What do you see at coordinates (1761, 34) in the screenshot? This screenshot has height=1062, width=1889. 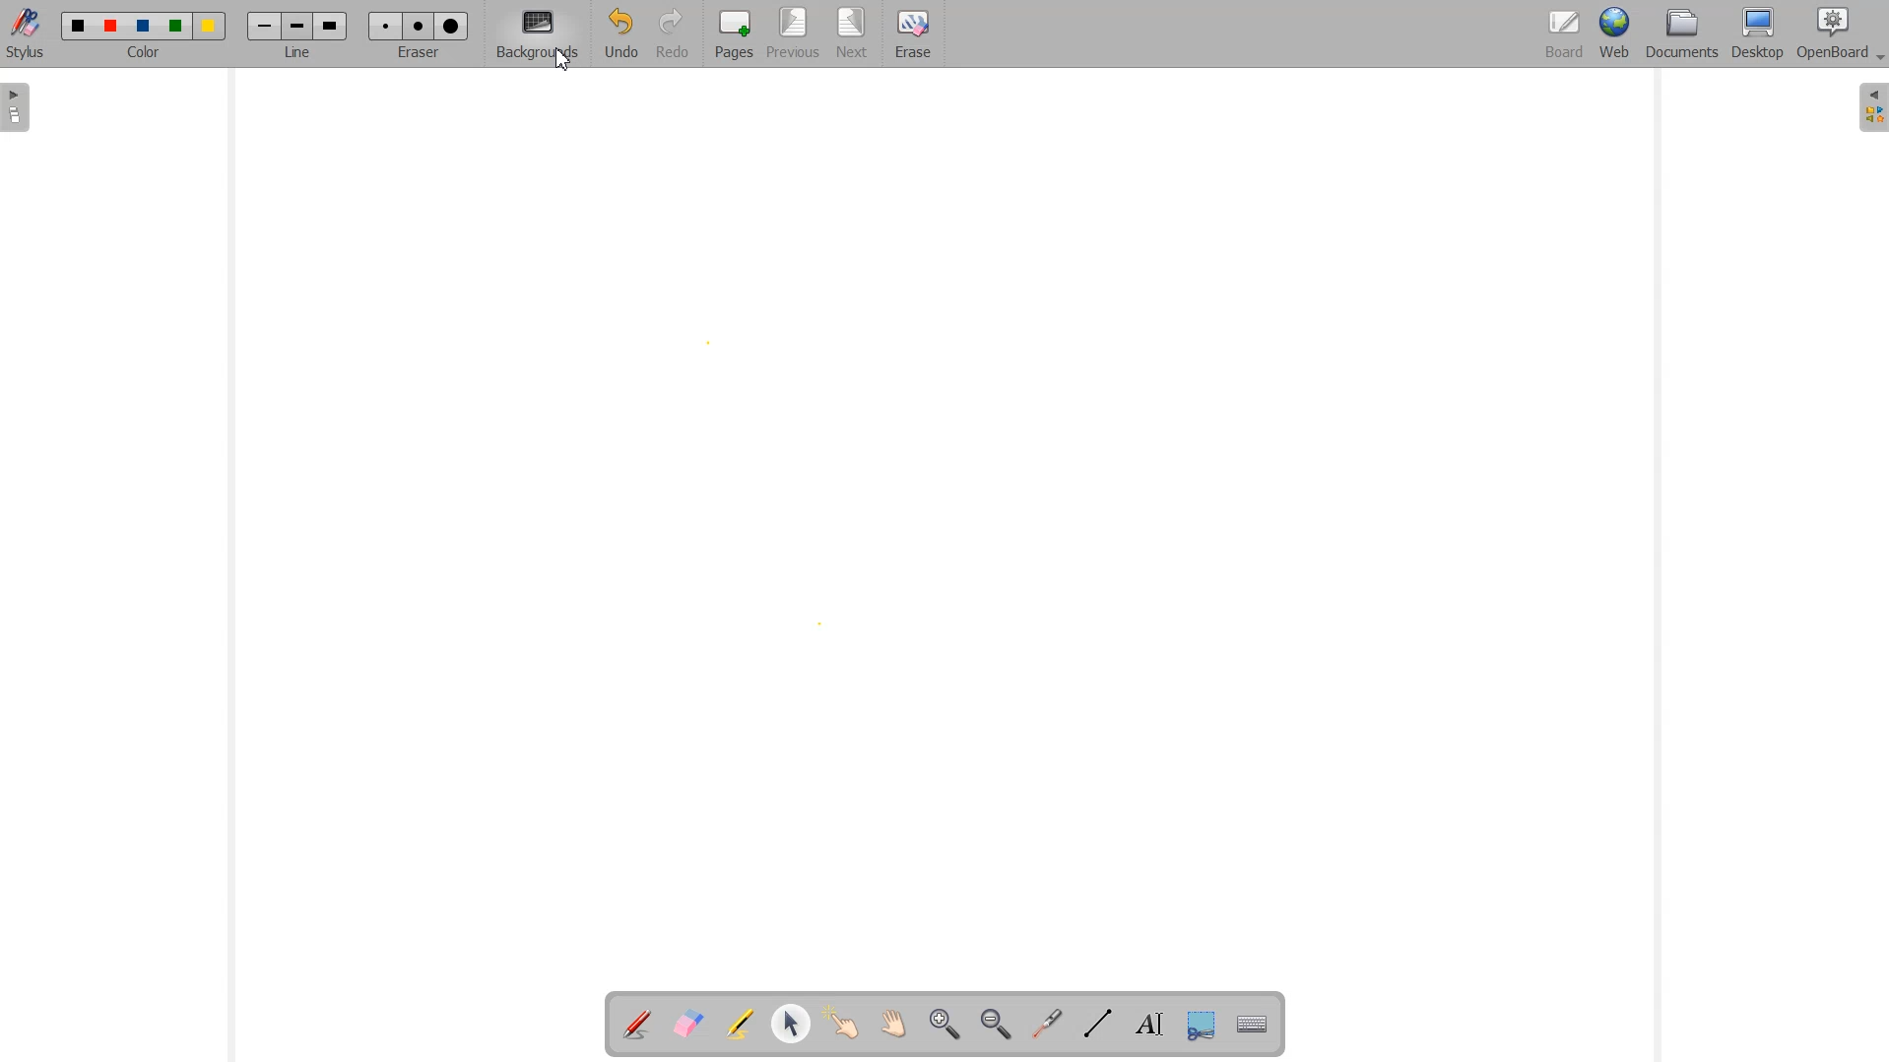 I see `Desktop` at bounding box center [1761, 34].